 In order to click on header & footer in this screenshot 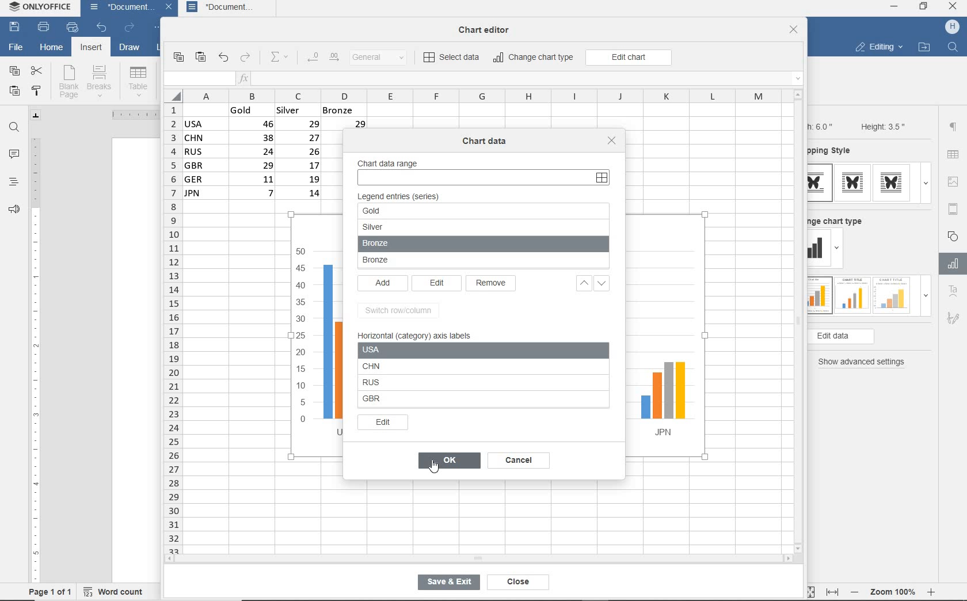, I will do `click(953, 208)`.